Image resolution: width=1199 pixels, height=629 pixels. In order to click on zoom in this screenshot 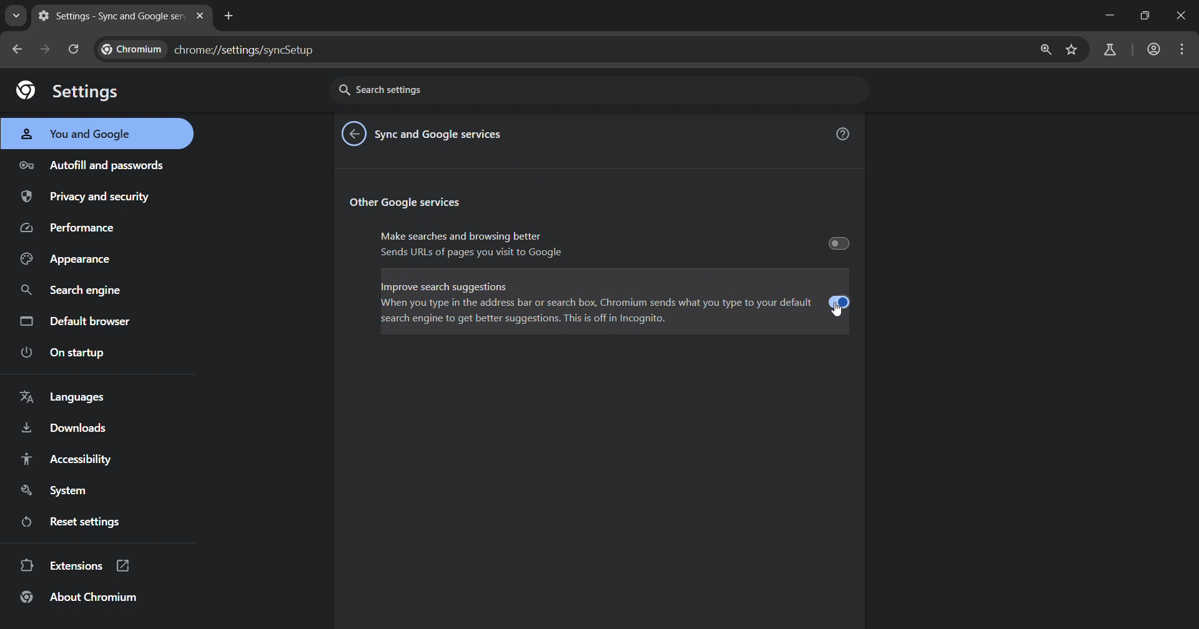, I will do `click(1045, 49)`.